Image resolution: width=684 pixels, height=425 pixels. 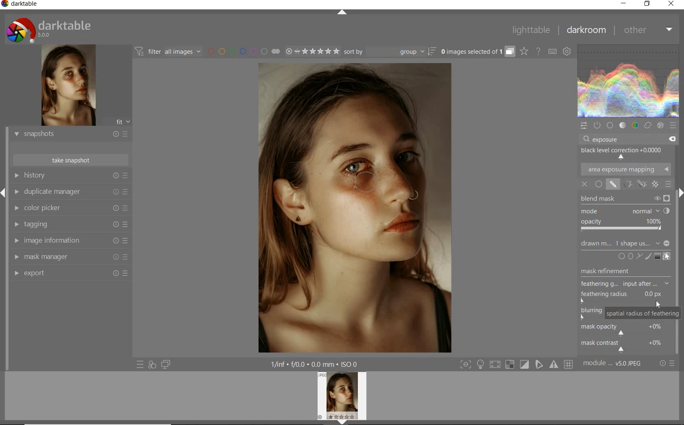 I want to click on AREA EXPOSURE MAPPING, so click(x=626, y=170).